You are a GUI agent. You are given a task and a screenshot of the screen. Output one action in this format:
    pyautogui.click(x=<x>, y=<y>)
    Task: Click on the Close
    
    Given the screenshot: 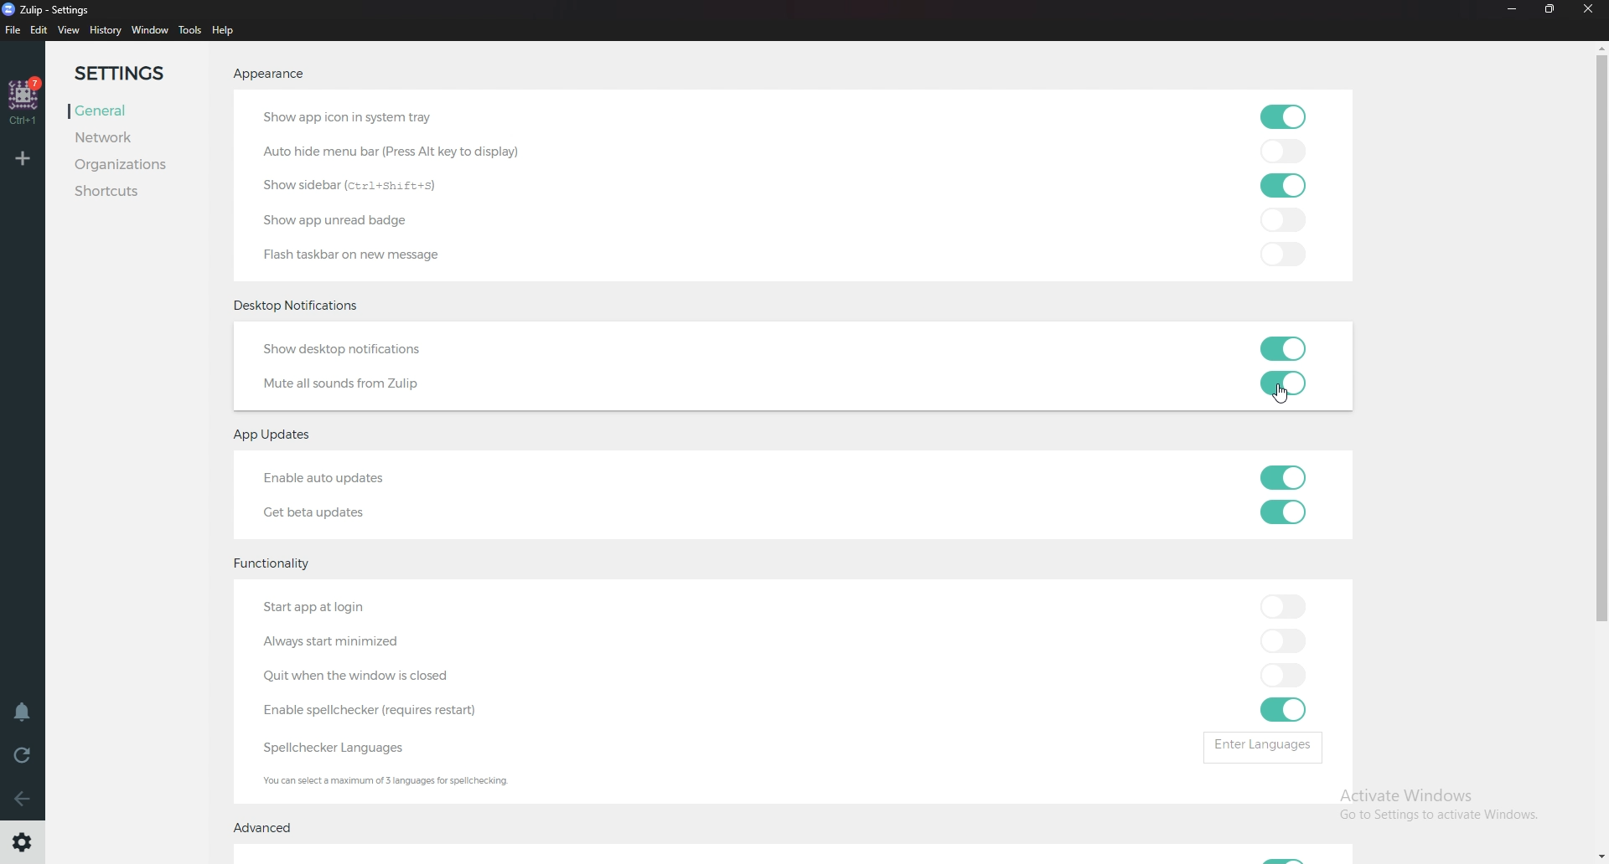 What is the action you would take?
    pyautogui.click(x=1589, y=11)
    